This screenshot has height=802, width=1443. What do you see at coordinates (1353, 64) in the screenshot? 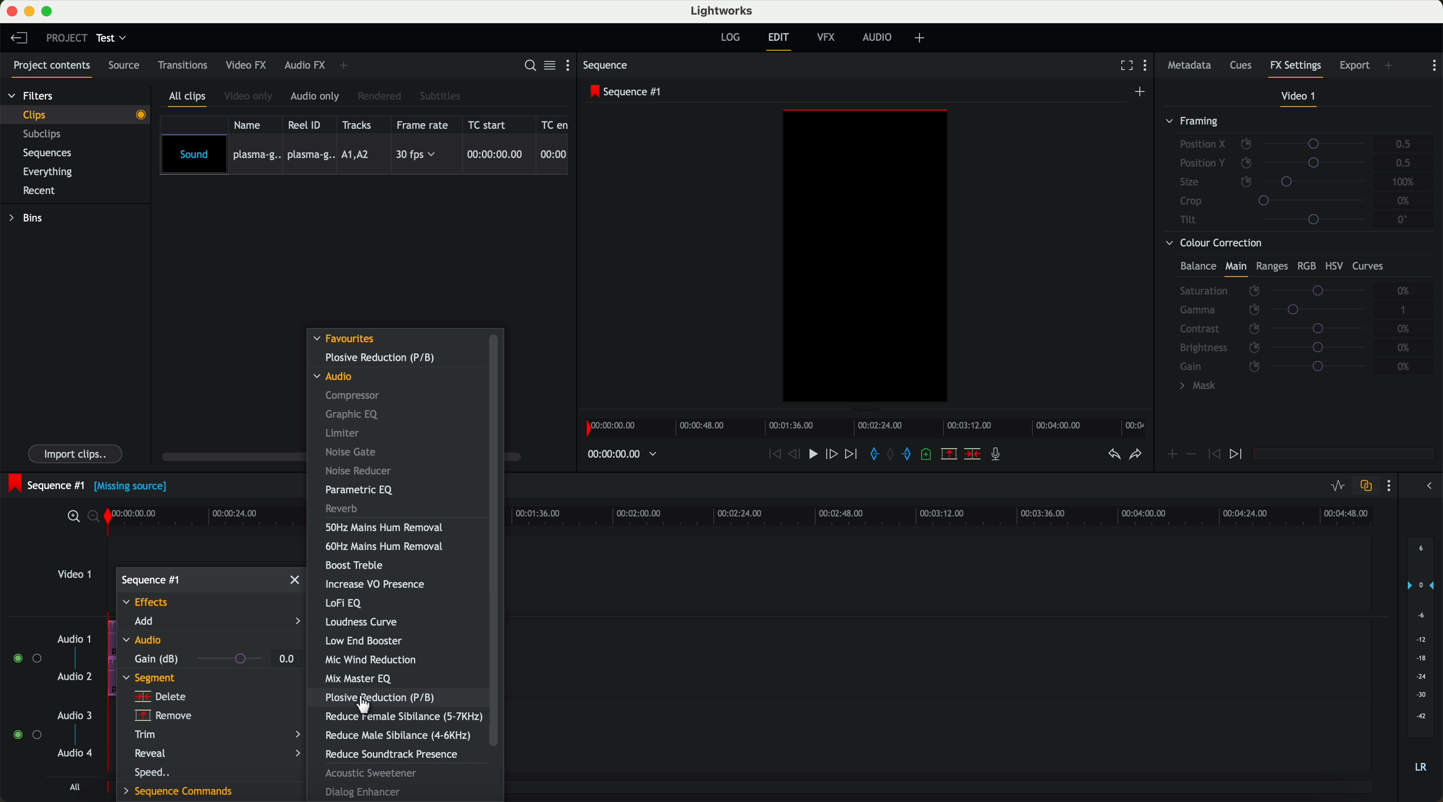
I see `export` at bounding box center [1353, 64].